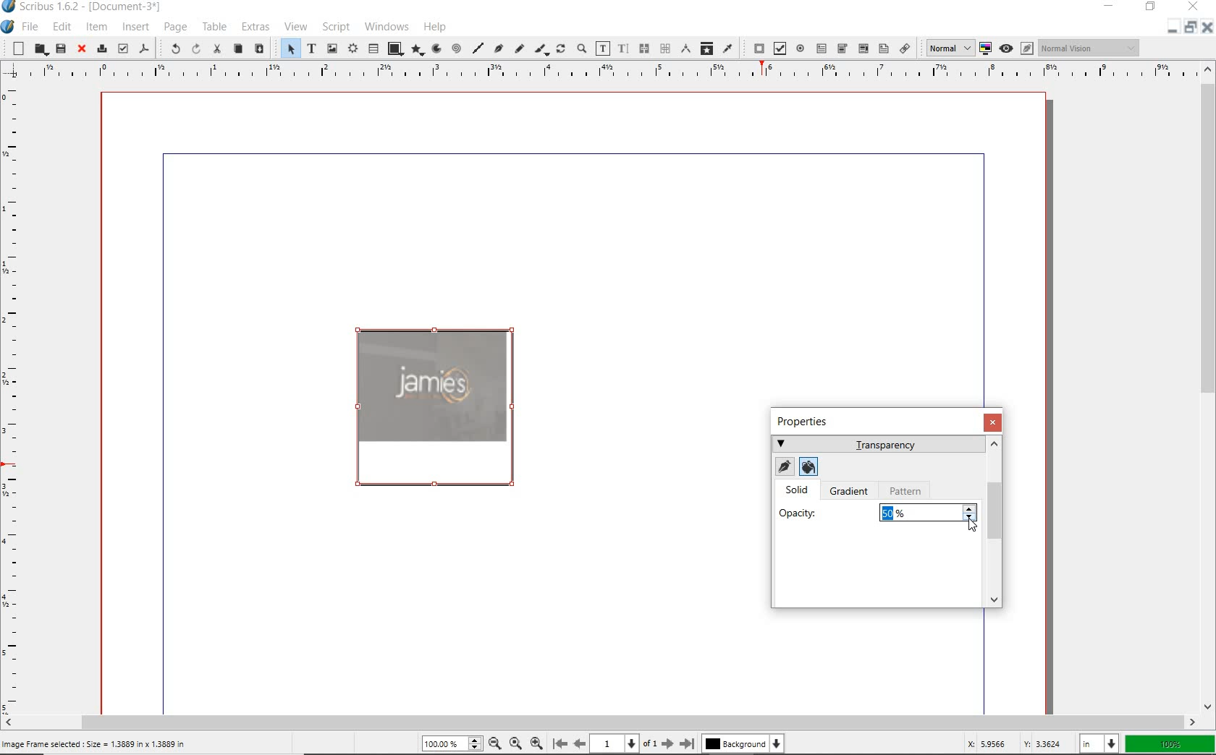 This screenshot has width=1216, height=755. I want to click on Bezier curve, so click(498, 48).